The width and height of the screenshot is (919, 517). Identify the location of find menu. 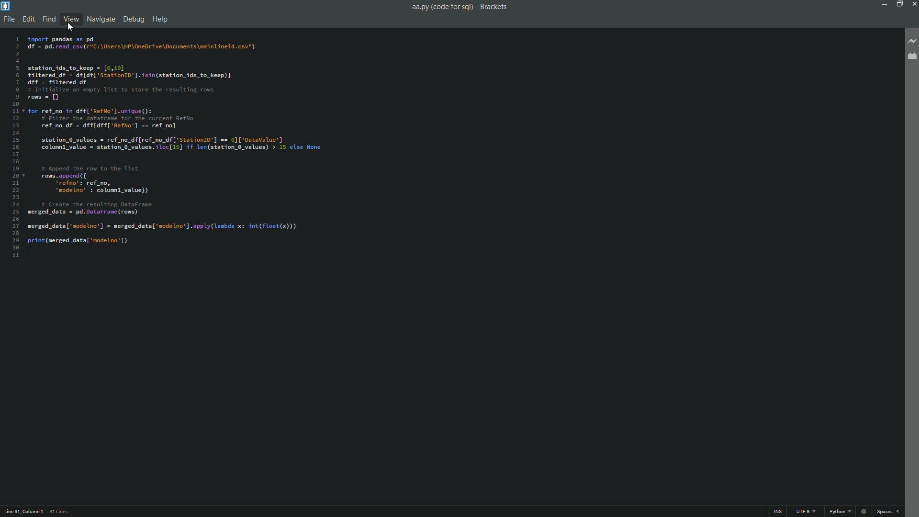
(48, 19).